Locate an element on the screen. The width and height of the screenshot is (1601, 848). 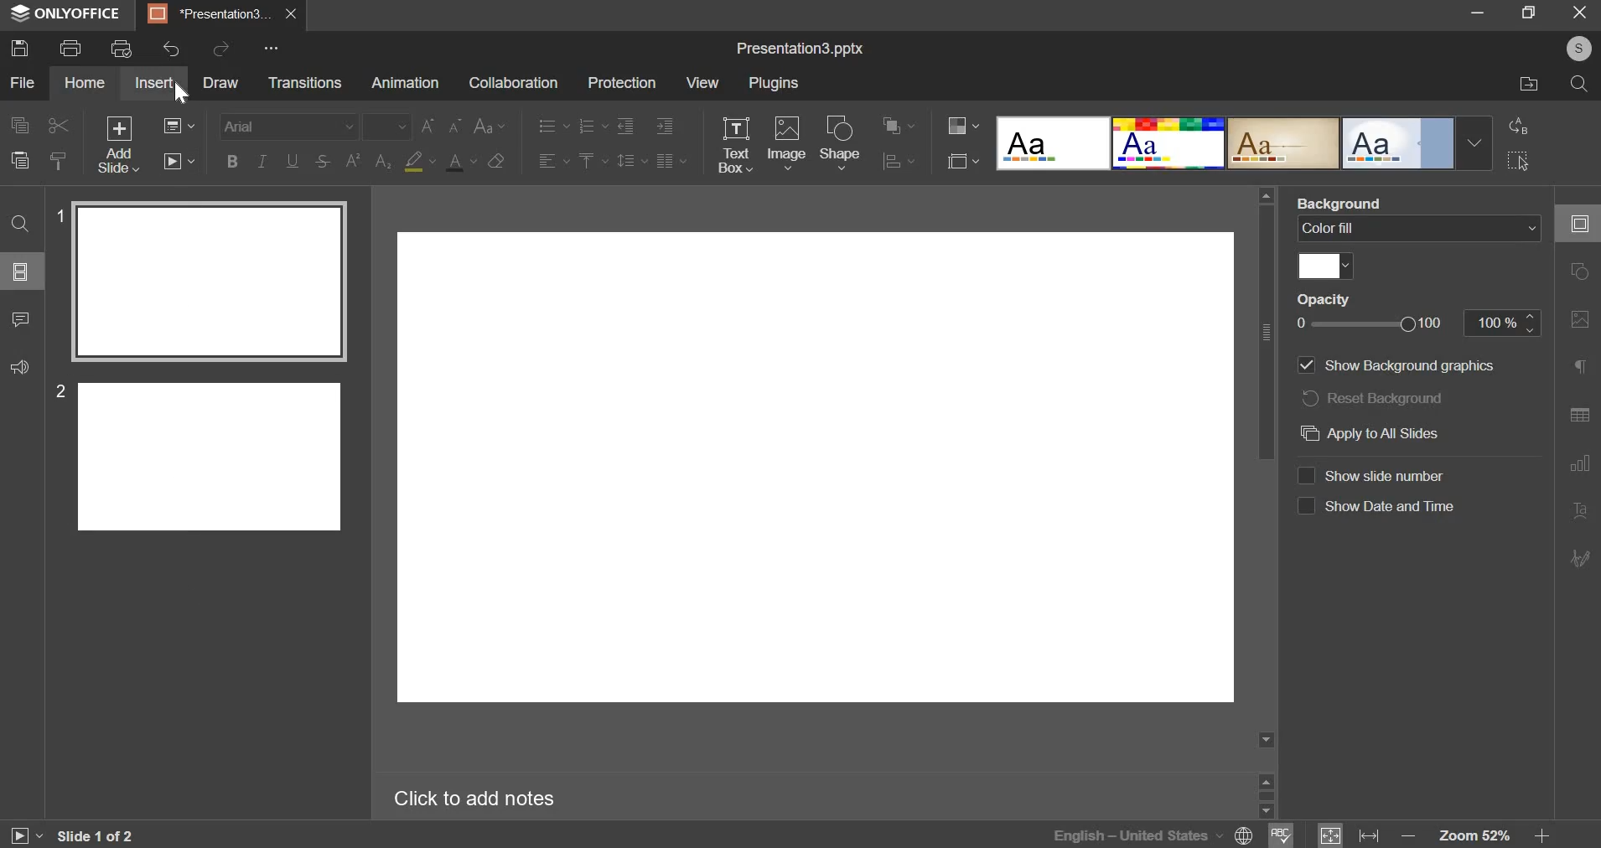
opacity is located at coordinates (1376, 323).